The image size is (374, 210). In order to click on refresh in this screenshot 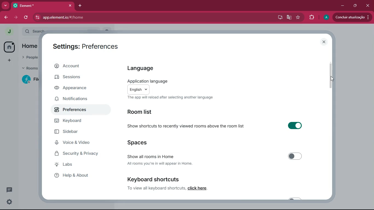, I will do `click(25, 18)`.